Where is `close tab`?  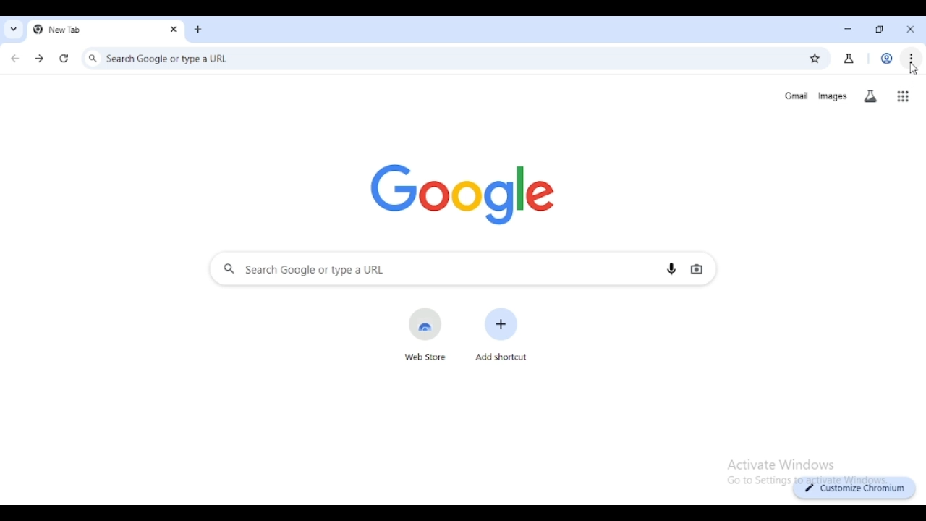
close tab is located at coordinates (174, 30).